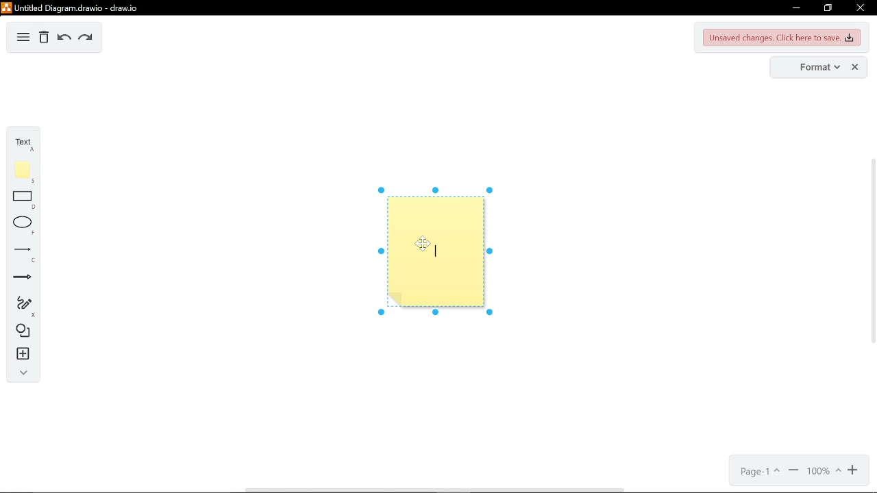 The image size is (877, 493). I want to click on undo, so click(62, 38).